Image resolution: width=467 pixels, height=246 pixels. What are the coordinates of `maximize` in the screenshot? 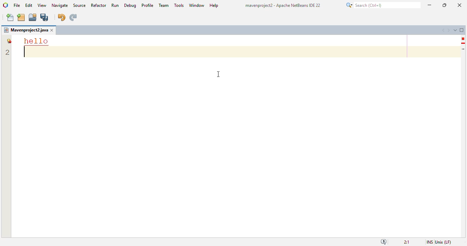 It's located at (444, 5).